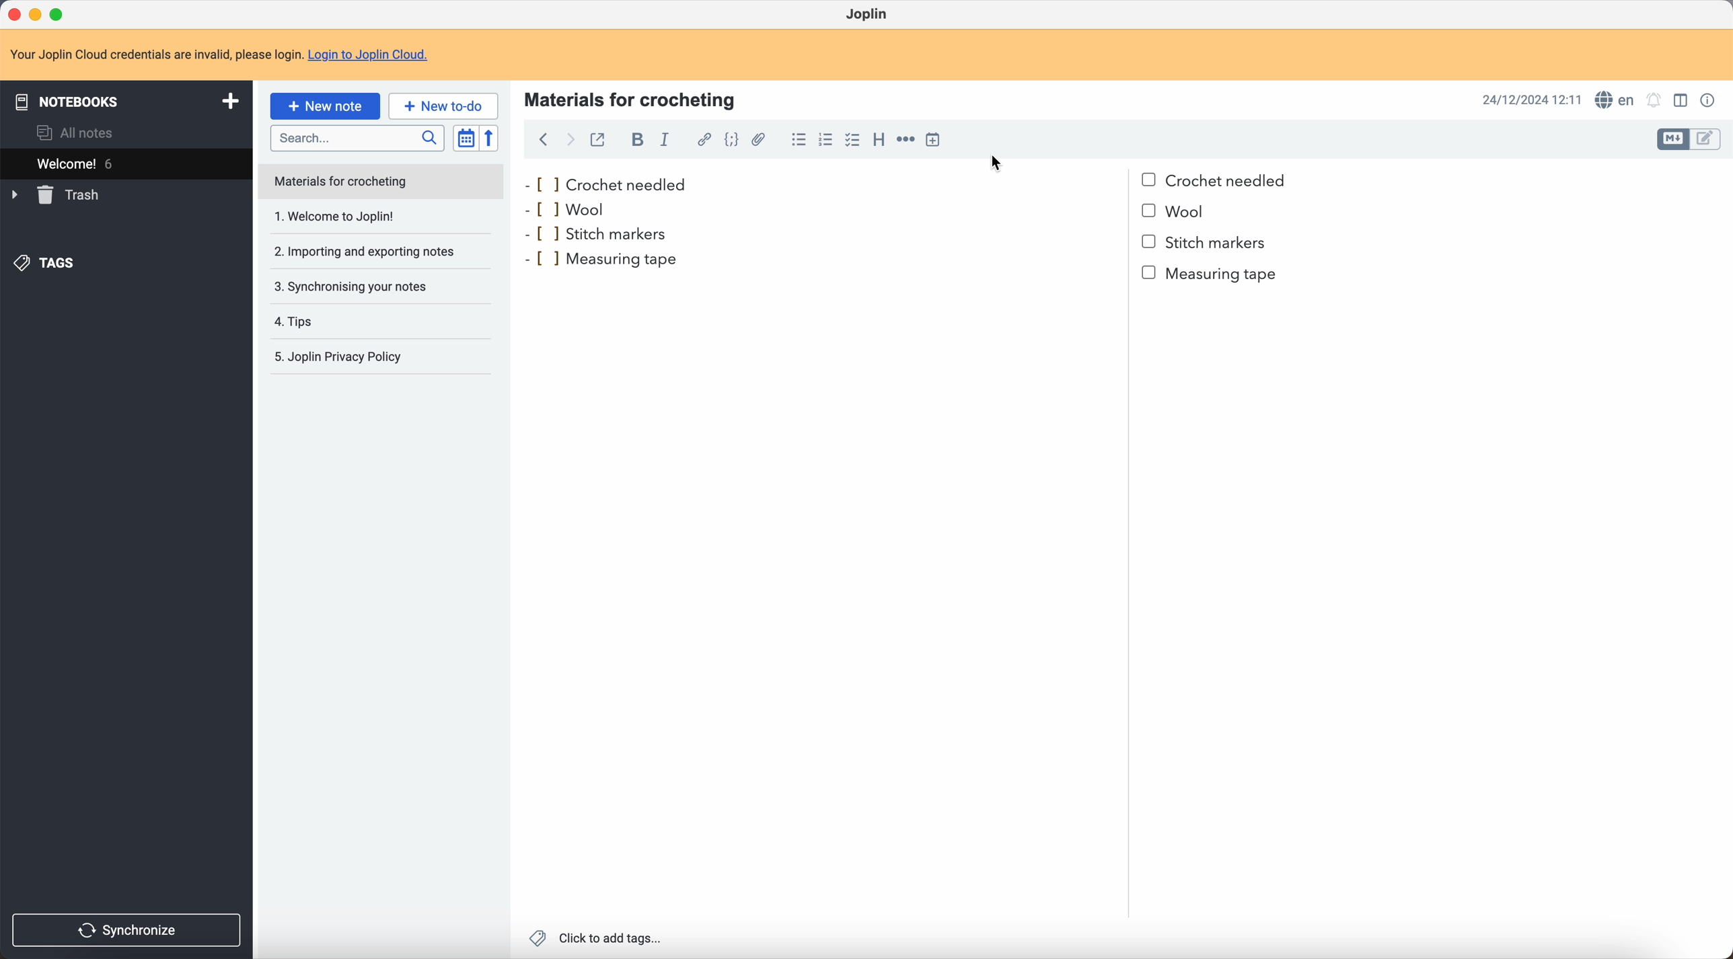 The image size is (1733, 959). What do you see at coordinates (1212, 239) in the screenshot?
I see `stitch markers` at bounding box center [1212, 239].